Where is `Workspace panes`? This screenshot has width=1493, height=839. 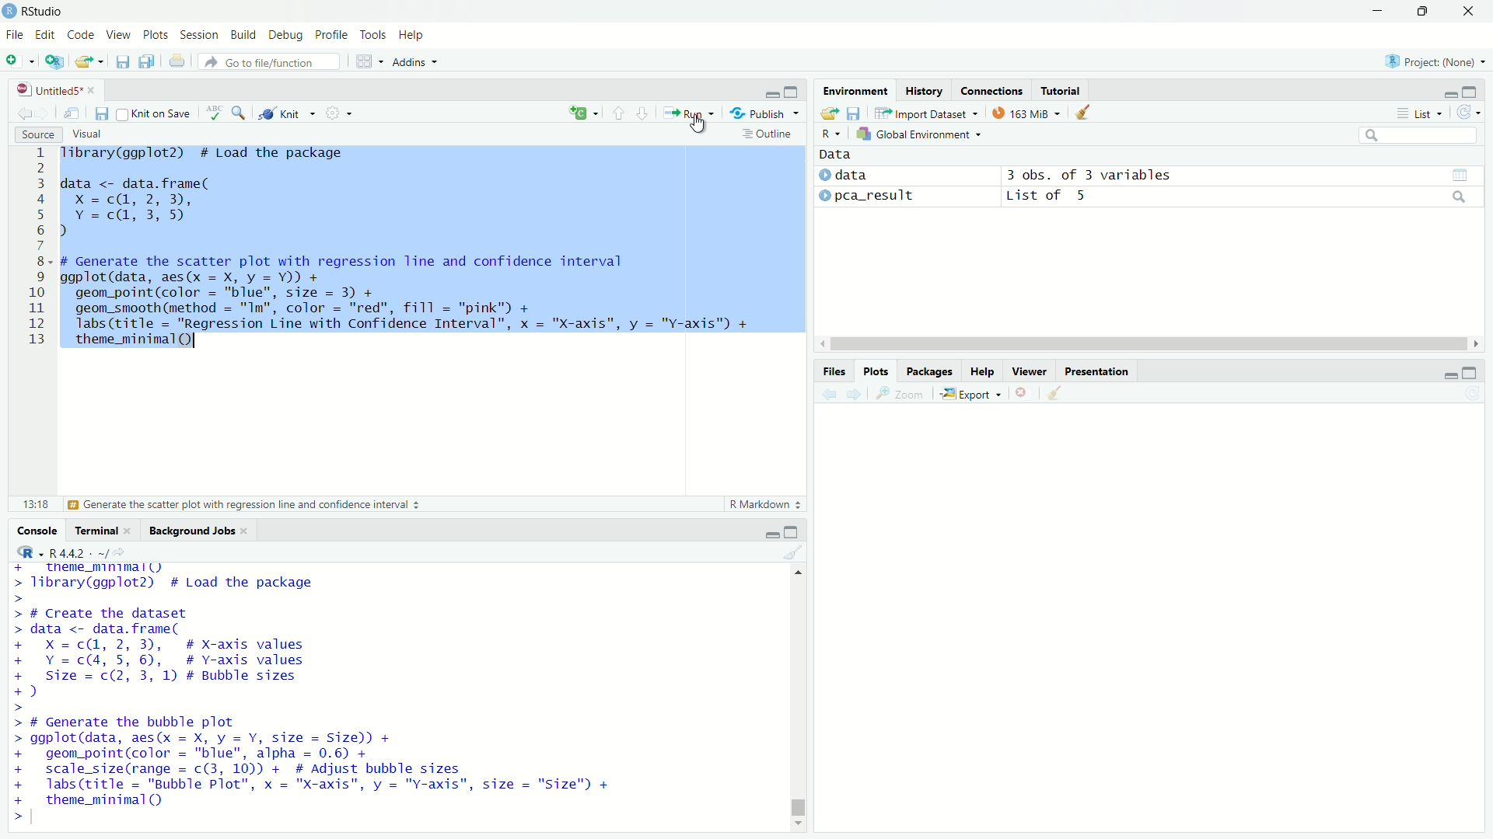 Workspace panes is located at coordinates (369, 61).